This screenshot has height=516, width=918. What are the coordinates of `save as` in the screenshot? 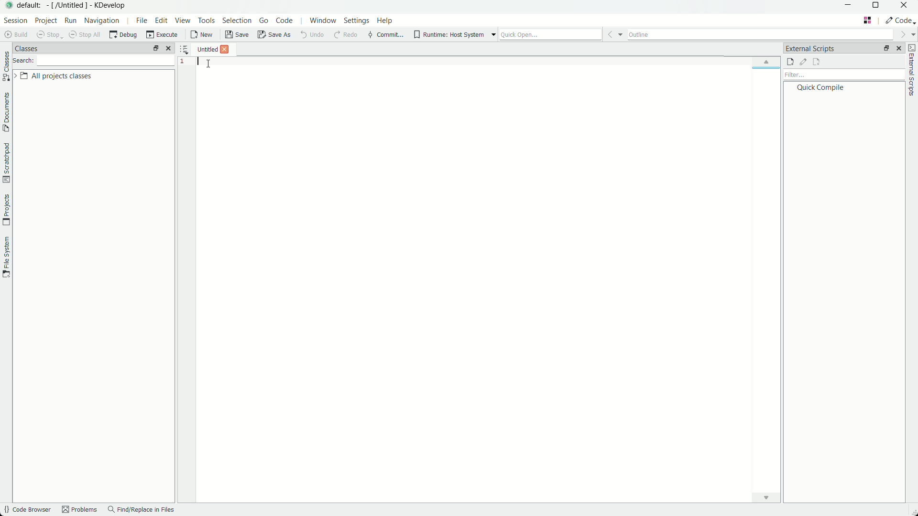 It's located at (276, 35).